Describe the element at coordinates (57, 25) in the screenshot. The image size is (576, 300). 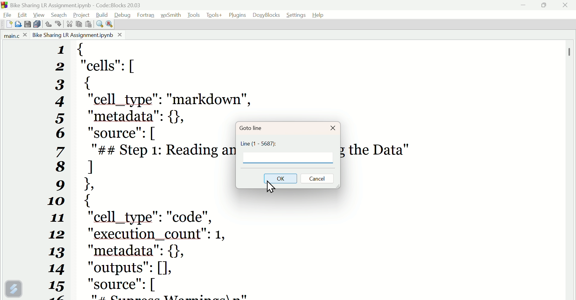
I see `Redo` at that location.